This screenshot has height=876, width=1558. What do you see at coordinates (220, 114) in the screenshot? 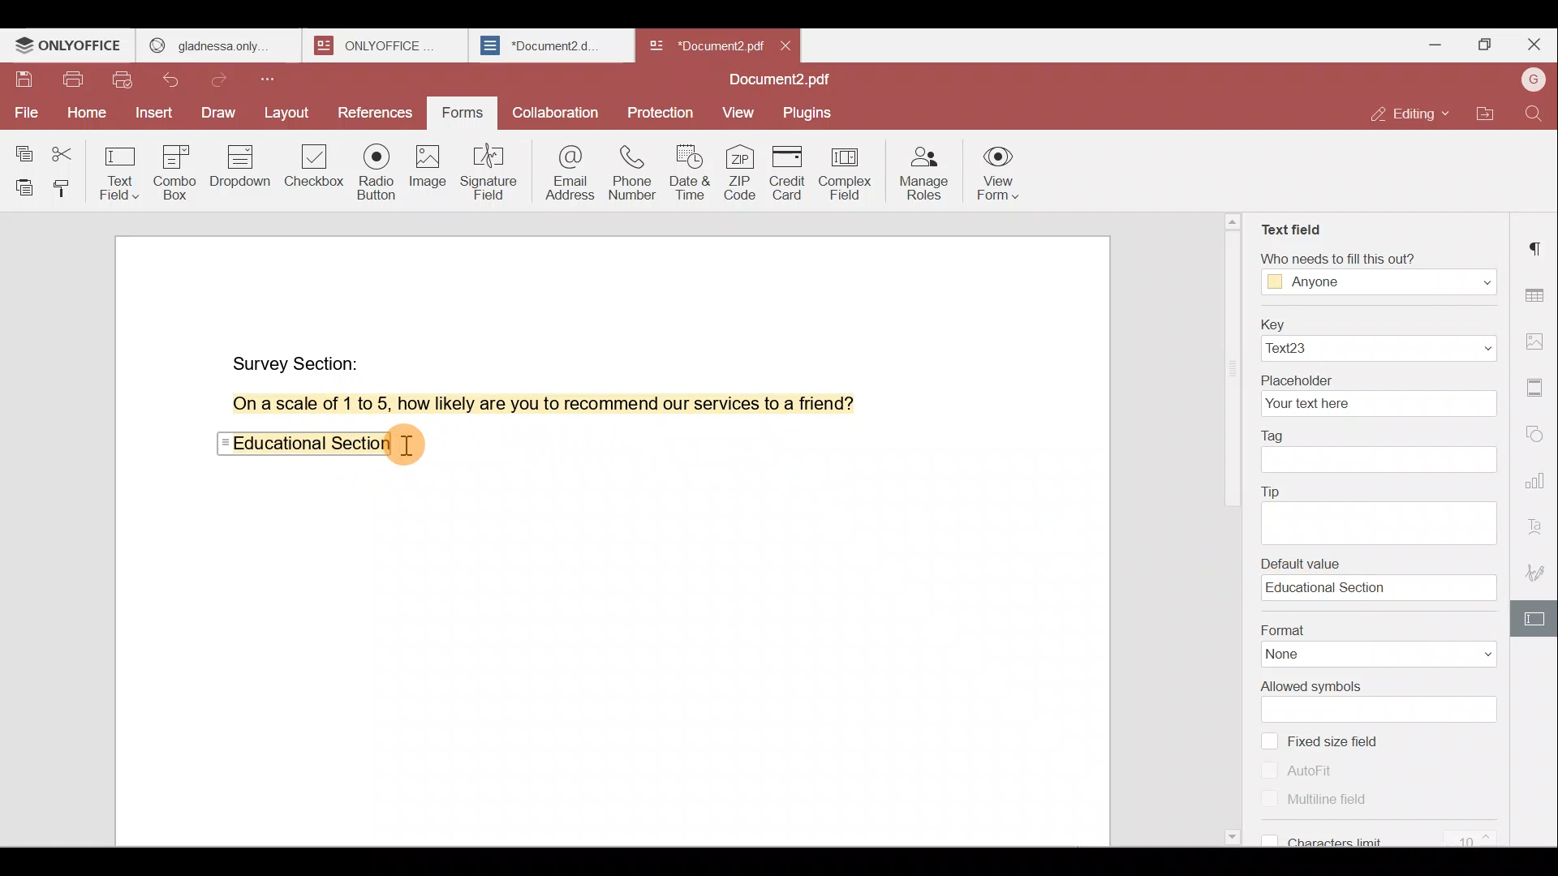
I see `Draw` at bounding box center [220, 114].